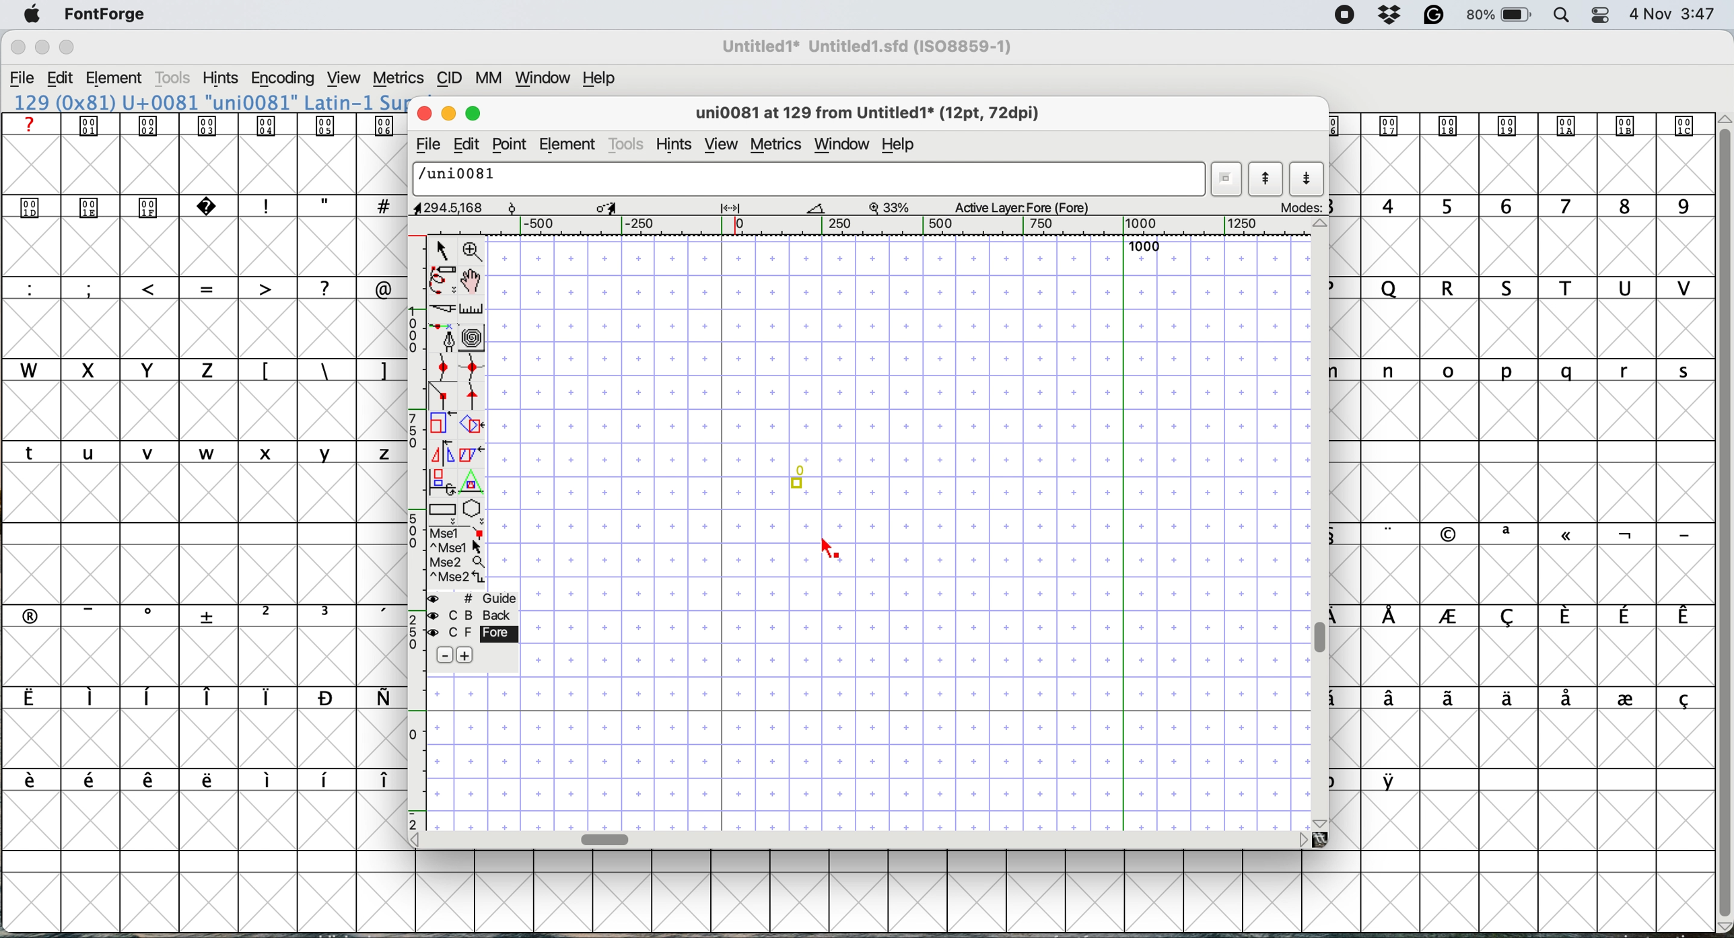 Image resolution: width=1734 pixels, height=938 pixels. What do you see at coordinates (450, 115) in the screenshot?
I see `minimise` at bounding box center [450, 115].